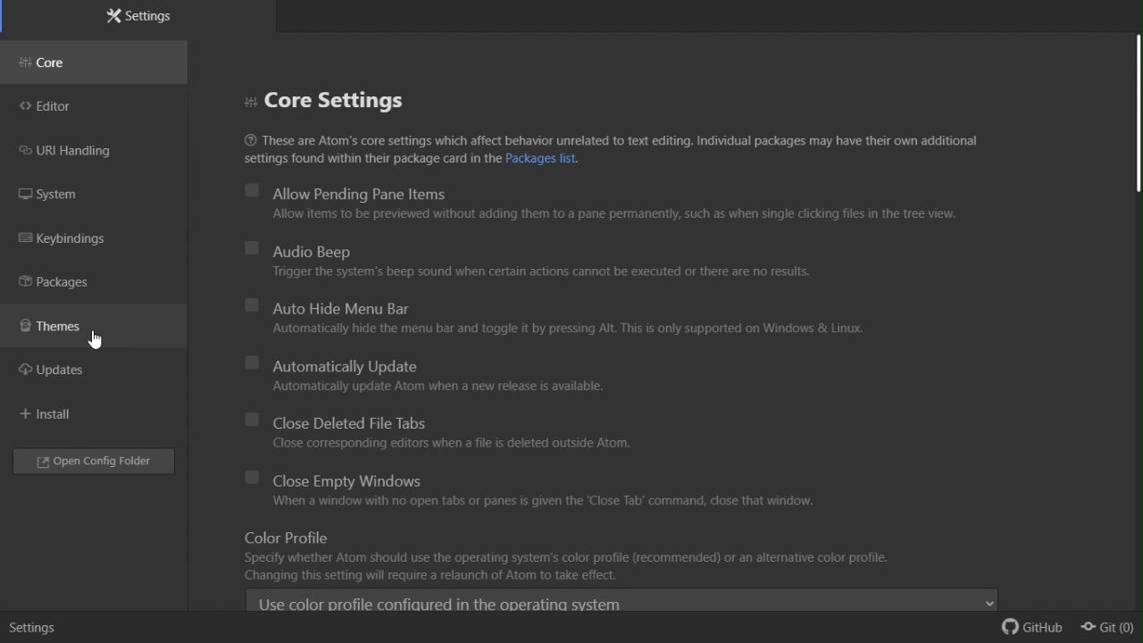 This screenshot has width=1143, height=643. I want to click on URI handling, so click(78, 154).